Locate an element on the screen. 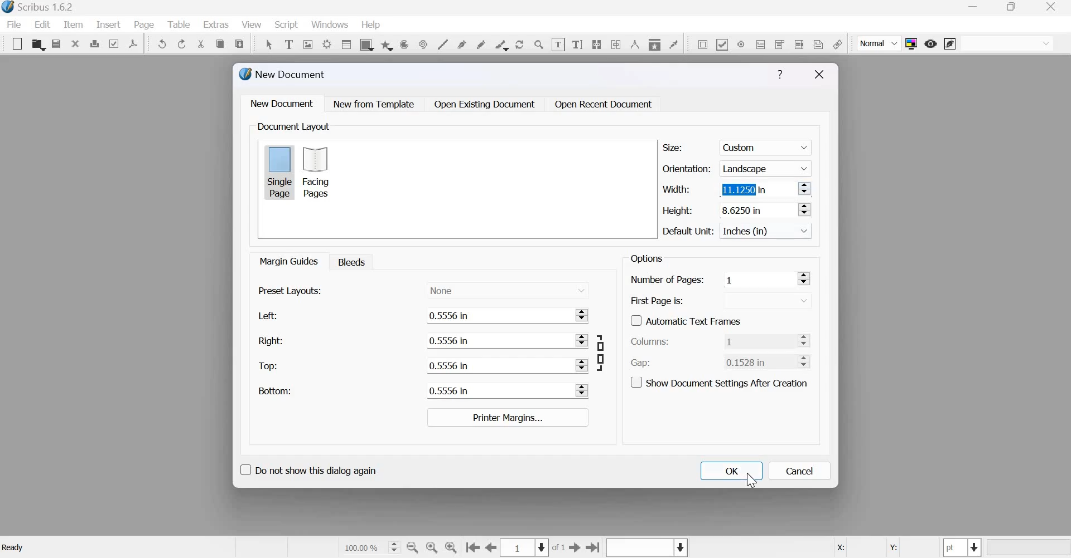 Image resolution: width=1071 pixels, height=558 pixels. Number of Pages: is located at coordinates (667, 281).